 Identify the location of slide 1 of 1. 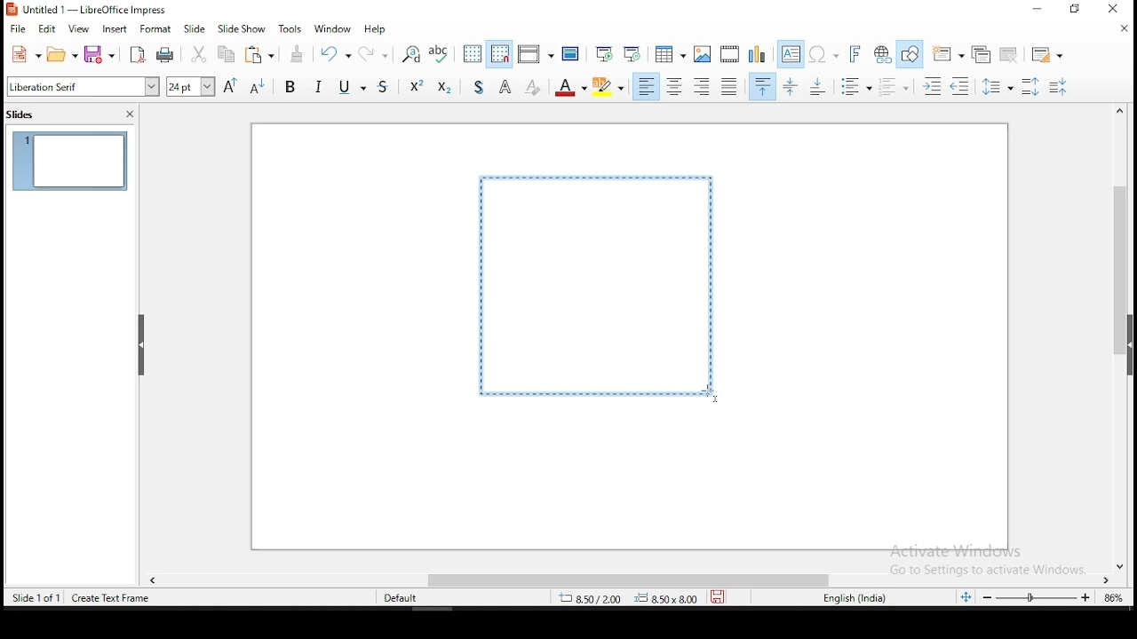
(41, 600).